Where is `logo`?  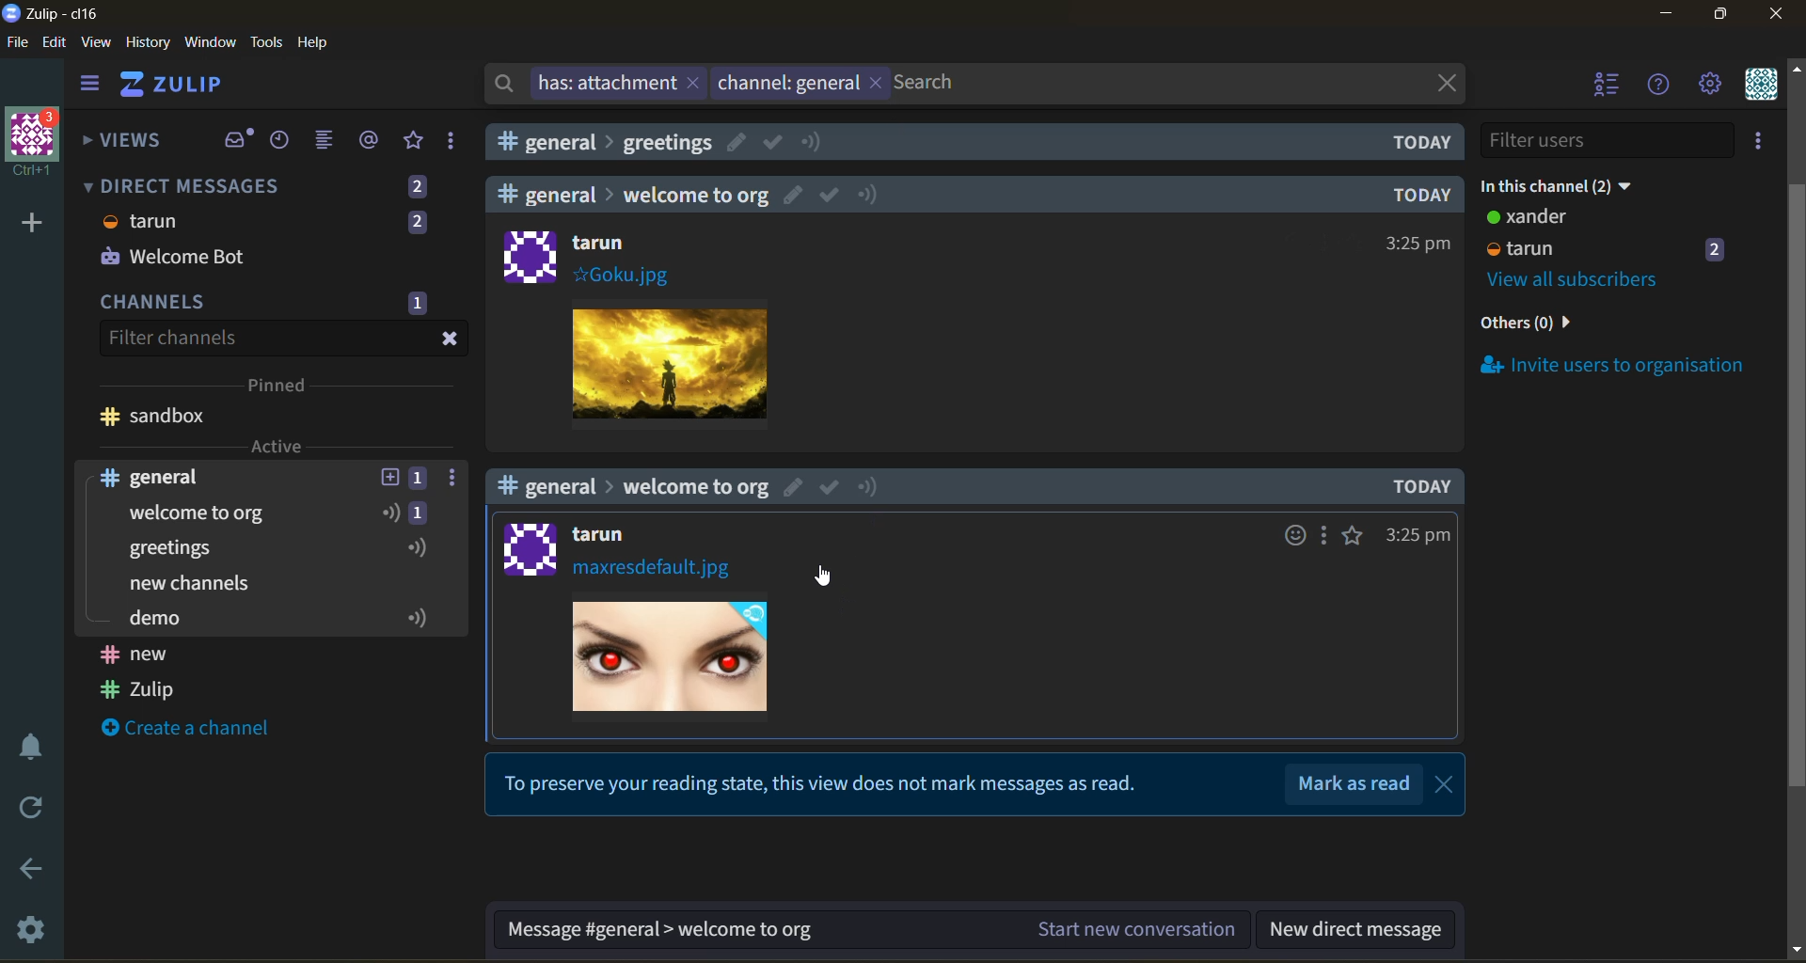 logo is located at coordinates (529, 254).